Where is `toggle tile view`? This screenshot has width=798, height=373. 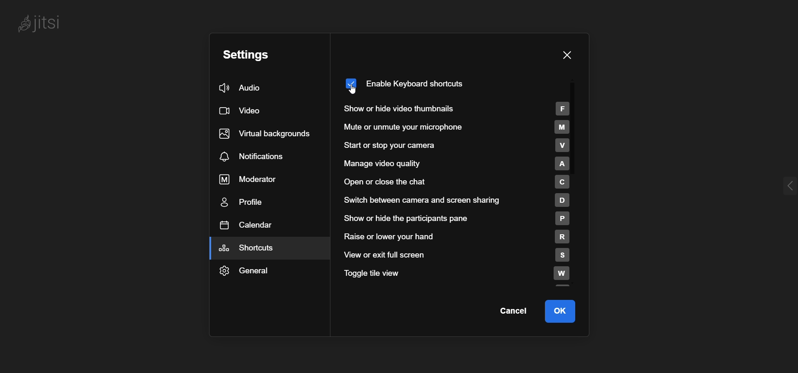 toggle tile view is located at coordinates (461, 274).